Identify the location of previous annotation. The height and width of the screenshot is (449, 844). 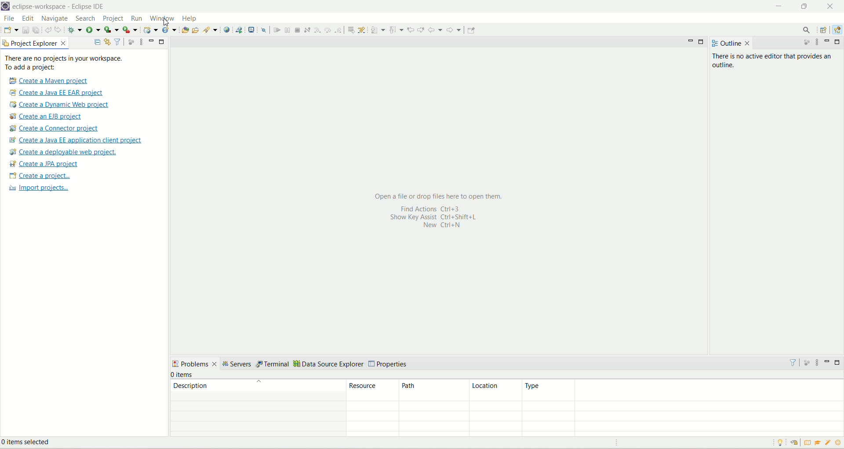
(396, 29).